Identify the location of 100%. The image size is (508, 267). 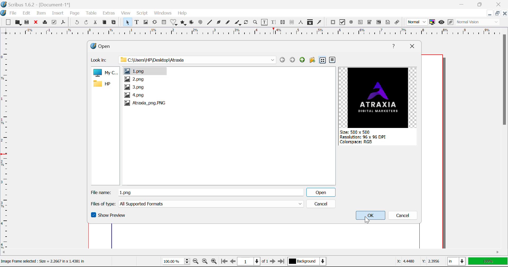
(175, 262).